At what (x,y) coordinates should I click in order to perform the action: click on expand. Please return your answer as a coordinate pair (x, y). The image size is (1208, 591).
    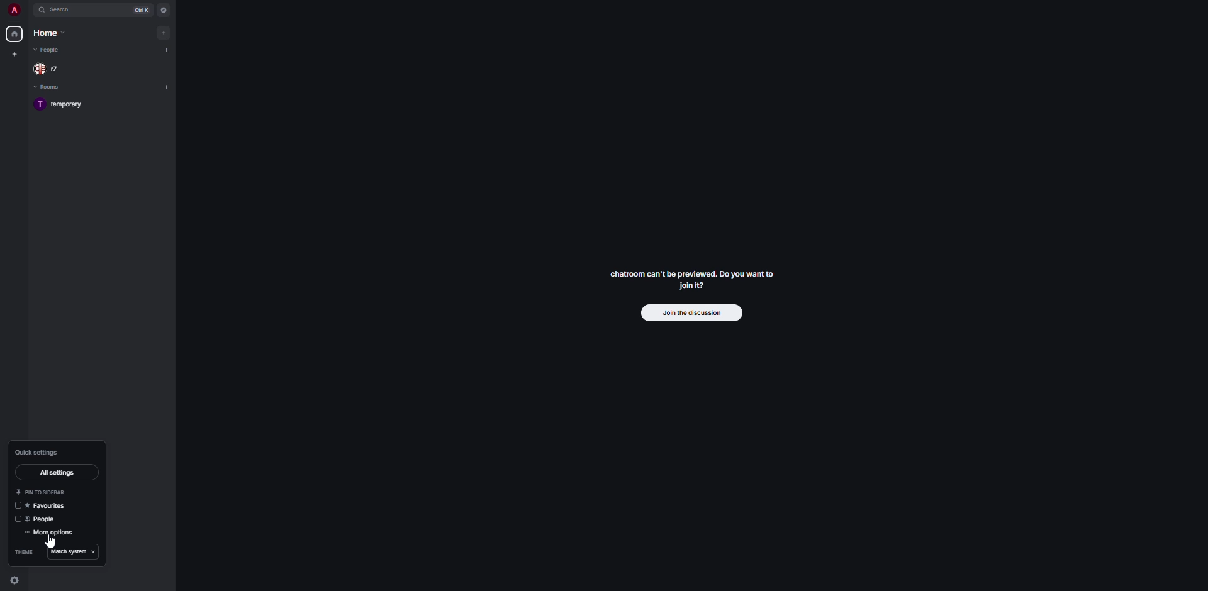
    Looking at the image, I should click on (28, 11).